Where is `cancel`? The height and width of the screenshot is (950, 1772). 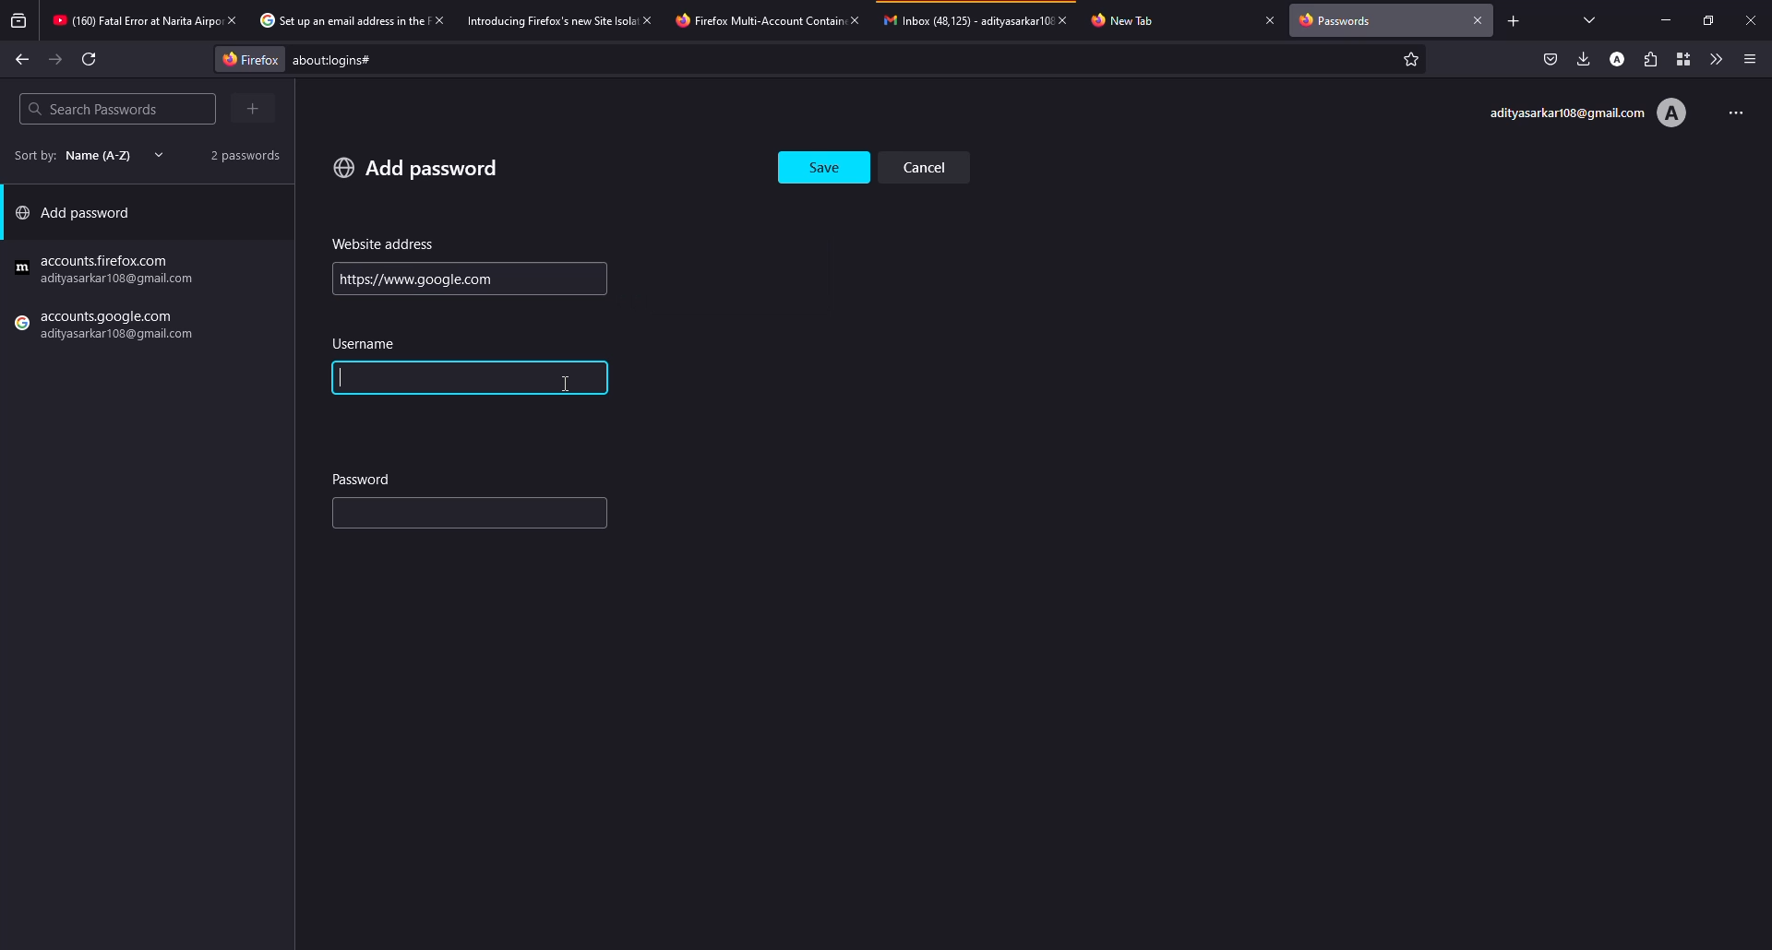
cancel is located at coordinates (931, 166).